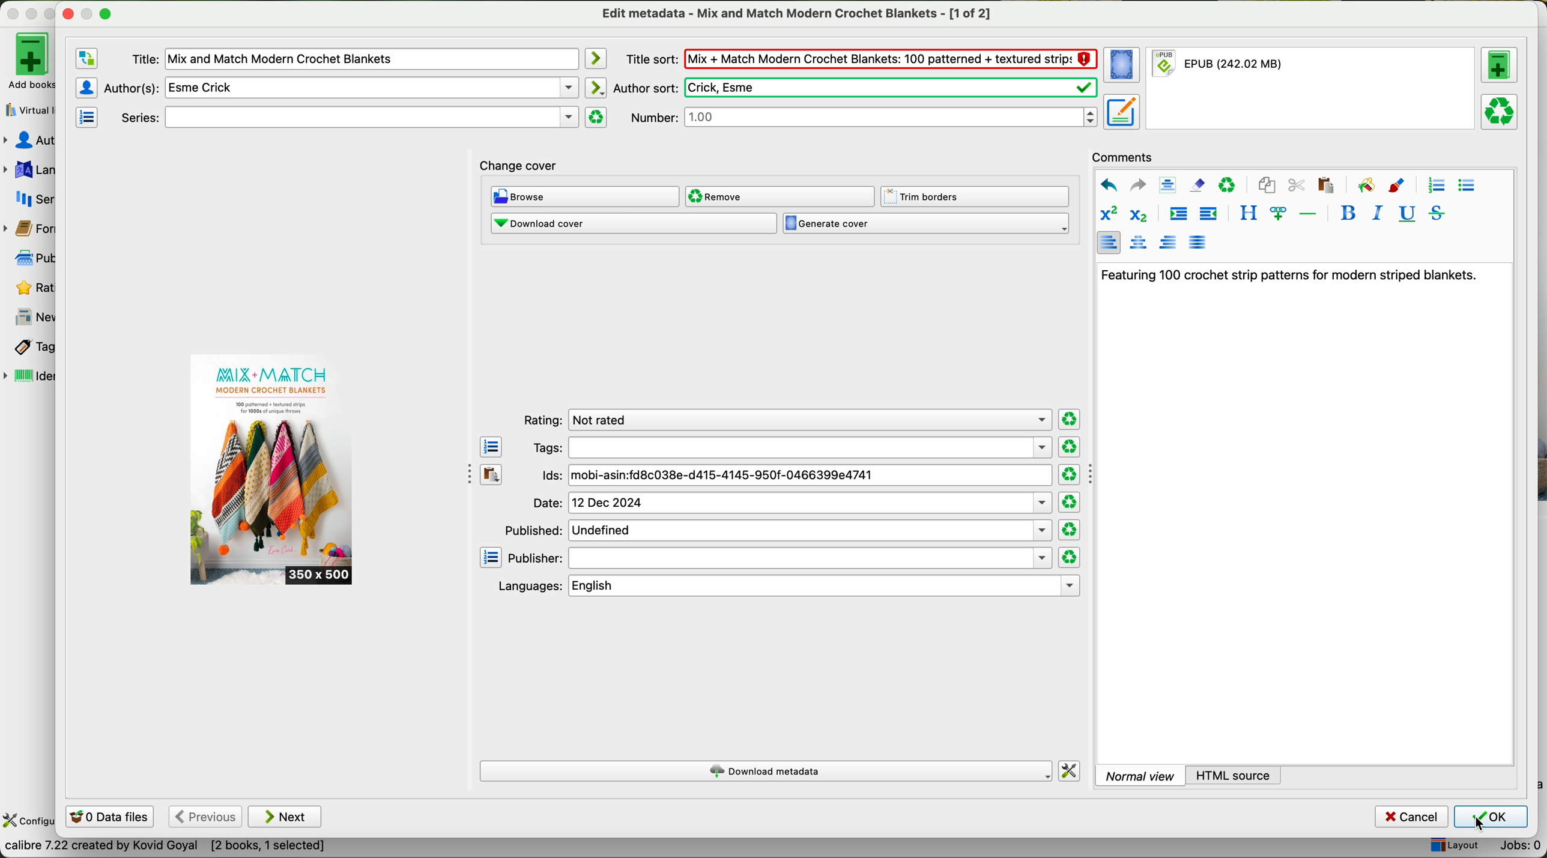  Describe the element at coordinates (1267, 186) in the screenshot. I see `copy` at that location.